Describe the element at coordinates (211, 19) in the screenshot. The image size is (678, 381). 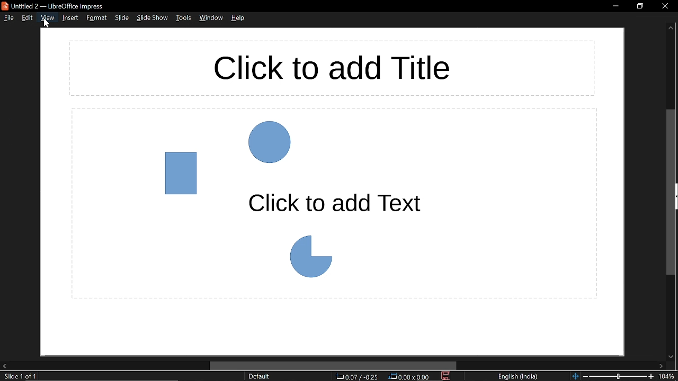
I see `Window` at that location.